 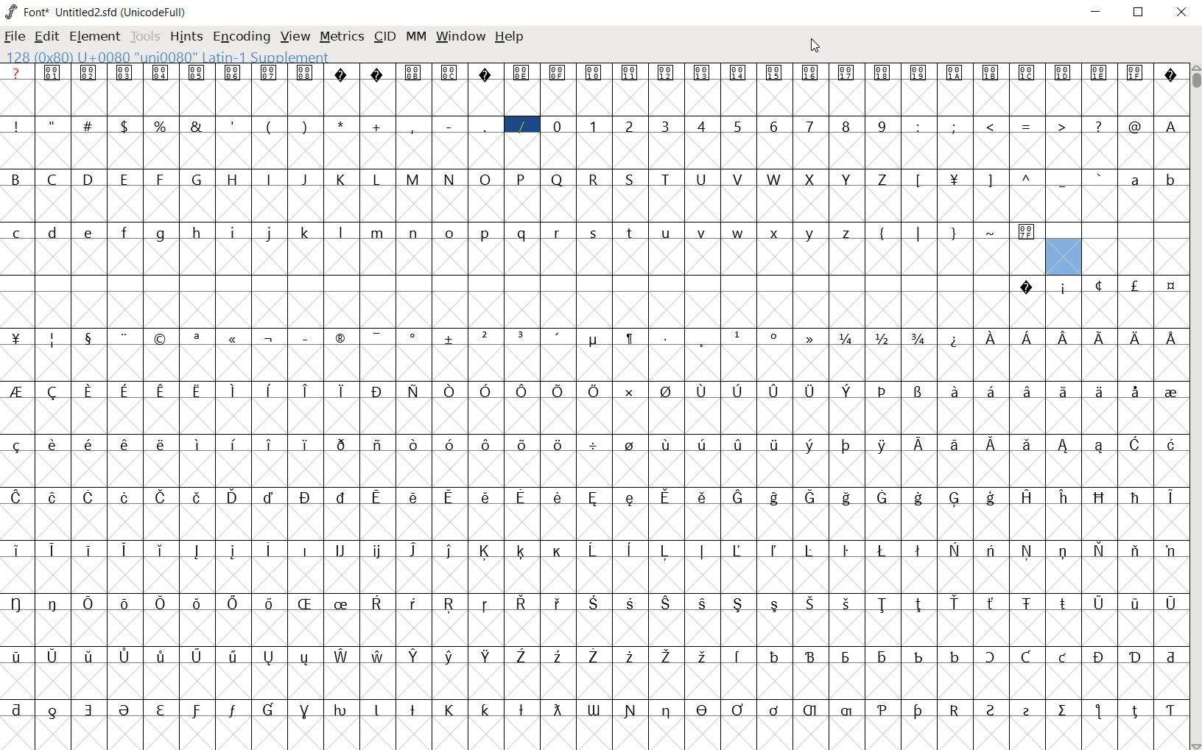 What do you see at coordinates (485, 180) in the screenshot?
I see `glyph` at bounding box center [485, 180].